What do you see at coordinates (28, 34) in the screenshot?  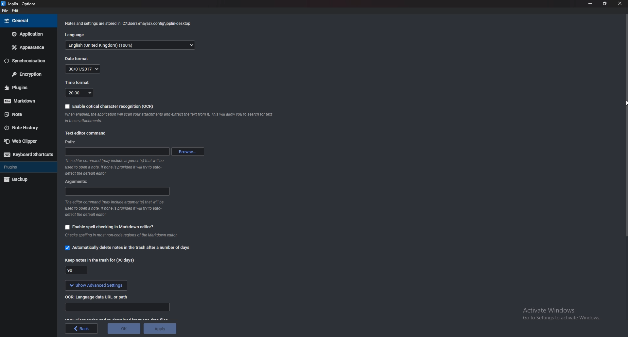 I see `Application` at bounding box center [28, 34].